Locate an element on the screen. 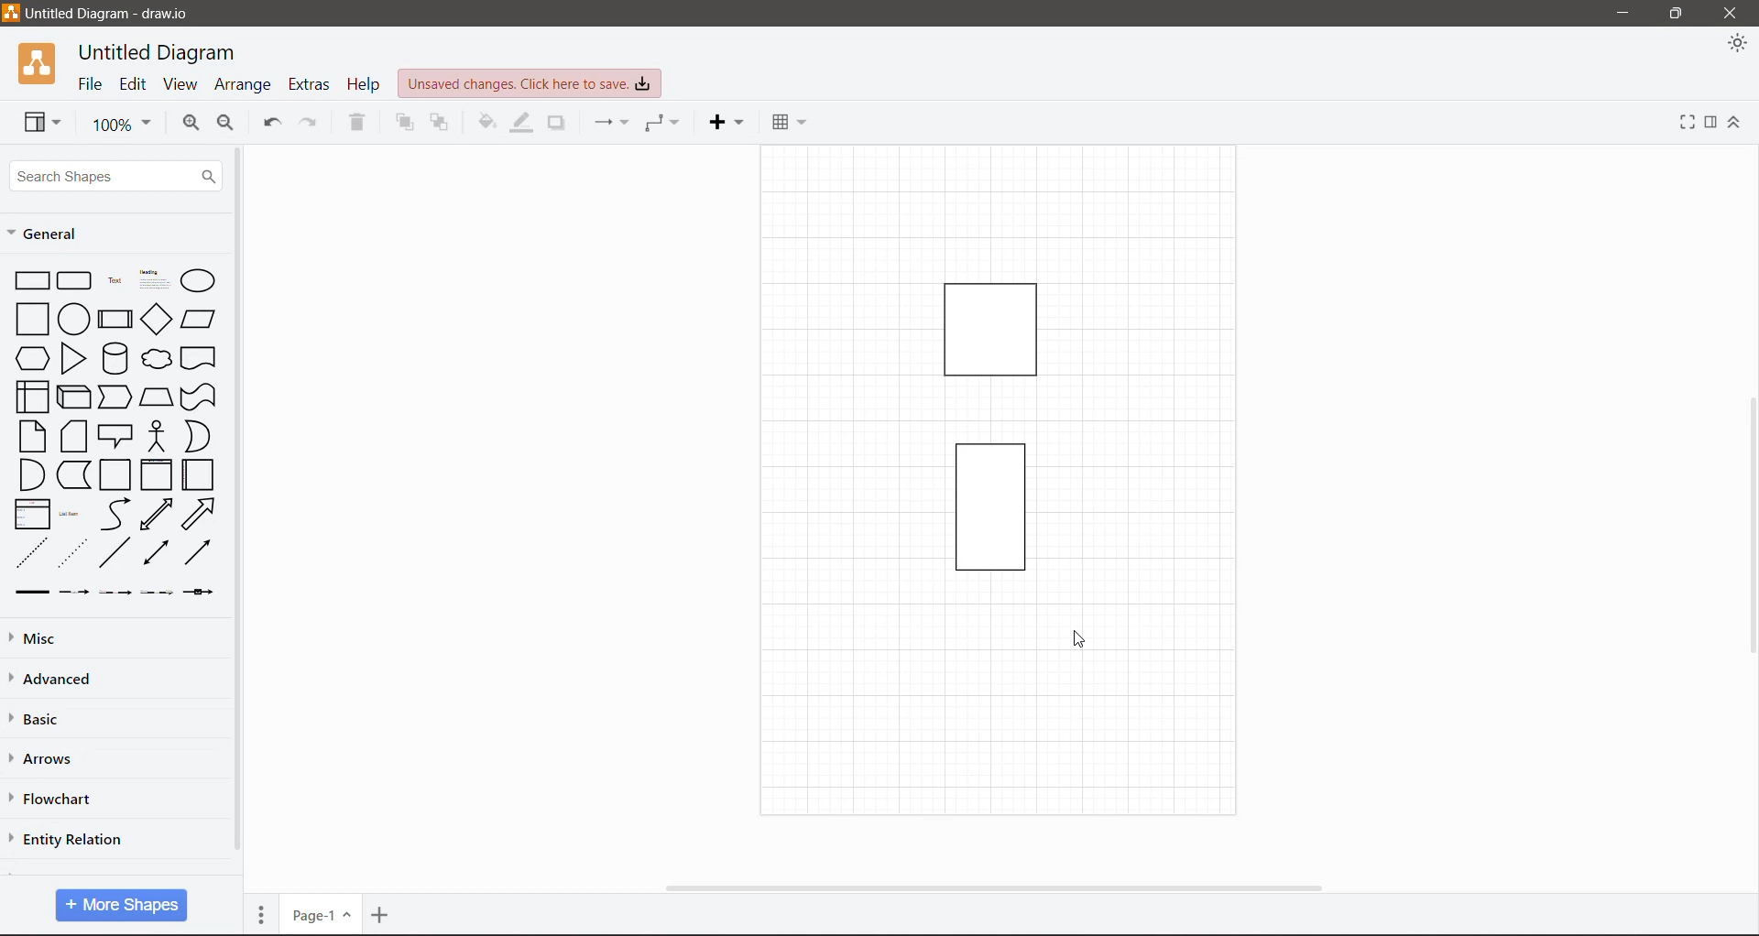  Unsaved Changes. Click here to save is located at coordinates (530, 85).